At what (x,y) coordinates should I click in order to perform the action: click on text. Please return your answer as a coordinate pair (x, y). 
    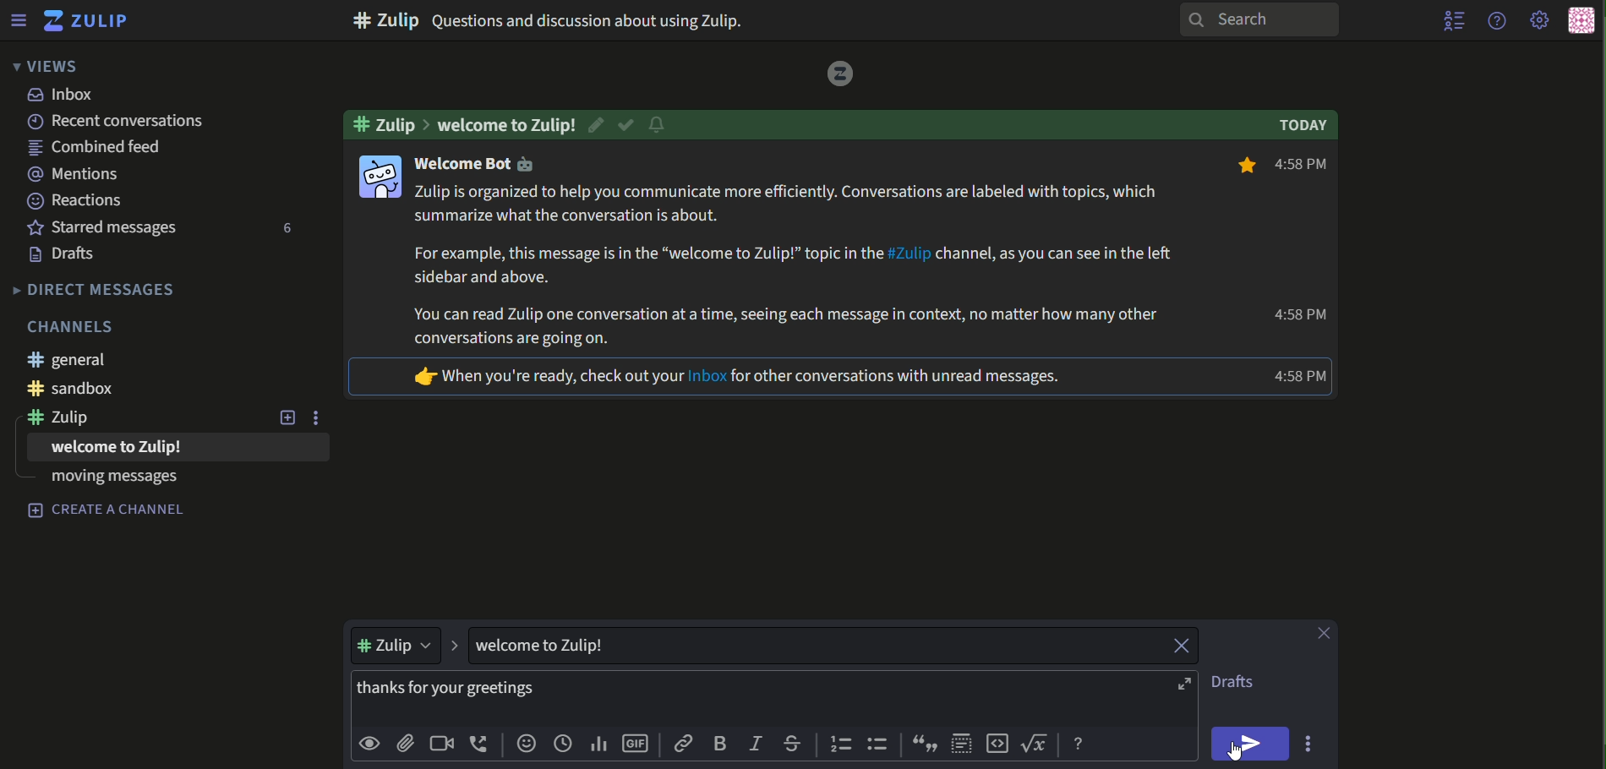
    Looking at the image, I should click on (76, 175).